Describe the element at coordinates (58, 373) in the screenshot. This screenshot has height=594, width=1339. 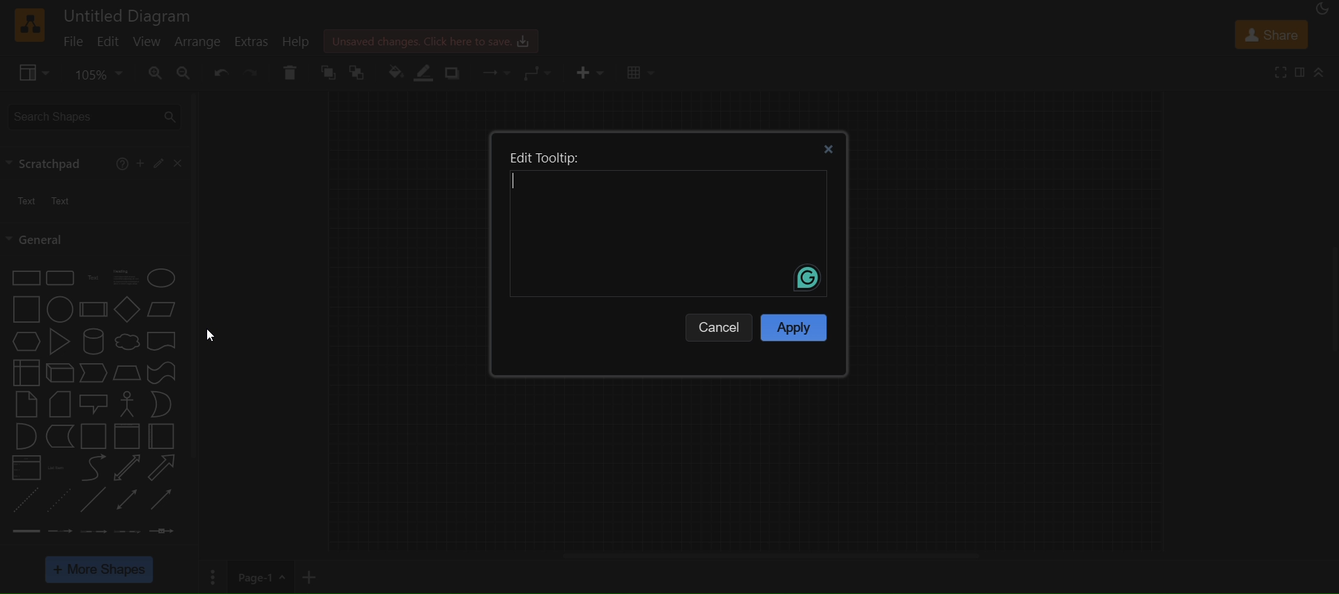
I see `cube` at that location.